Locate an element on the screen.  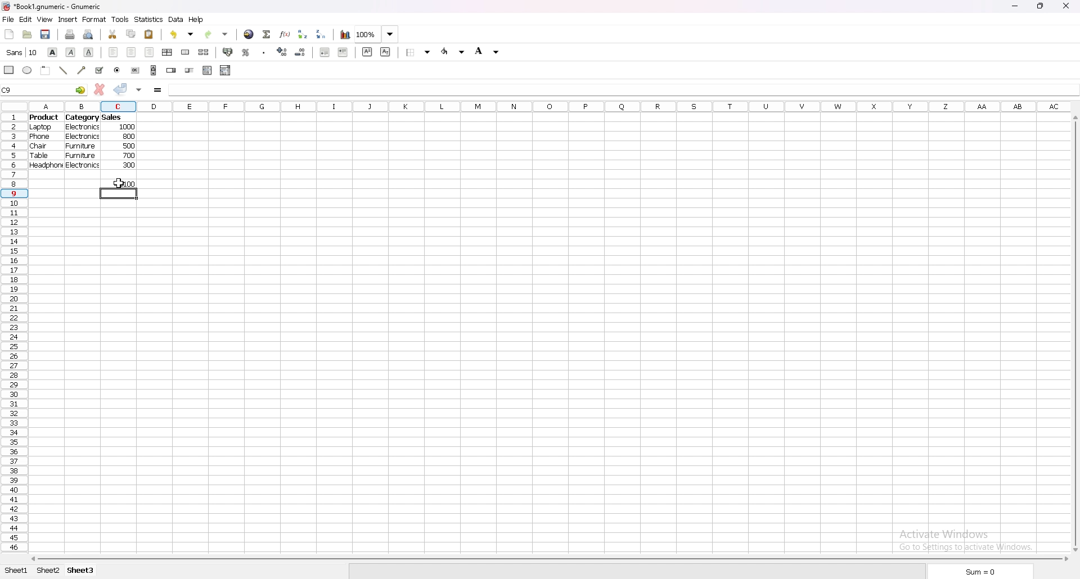
sheet 3 is located at coordinates (81, 571).